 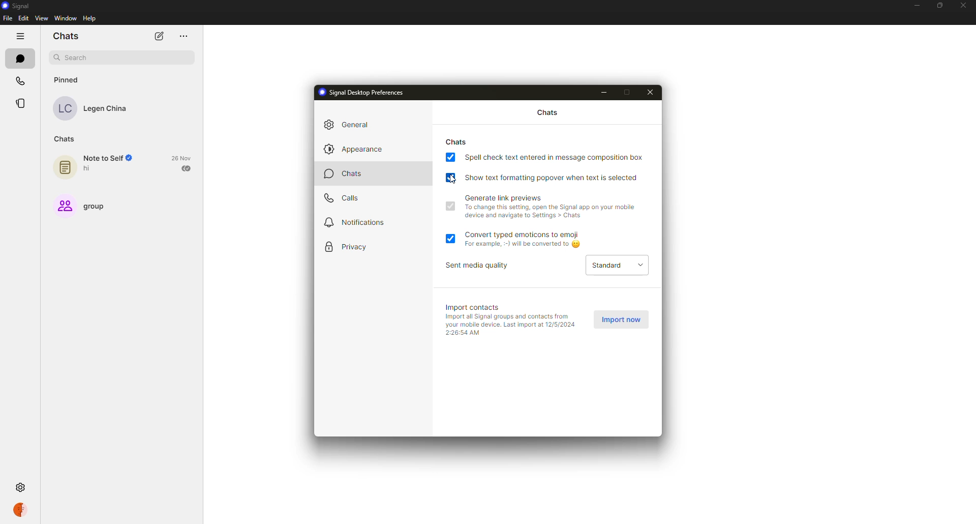 I want to click on close, so click(x=964, y=5).